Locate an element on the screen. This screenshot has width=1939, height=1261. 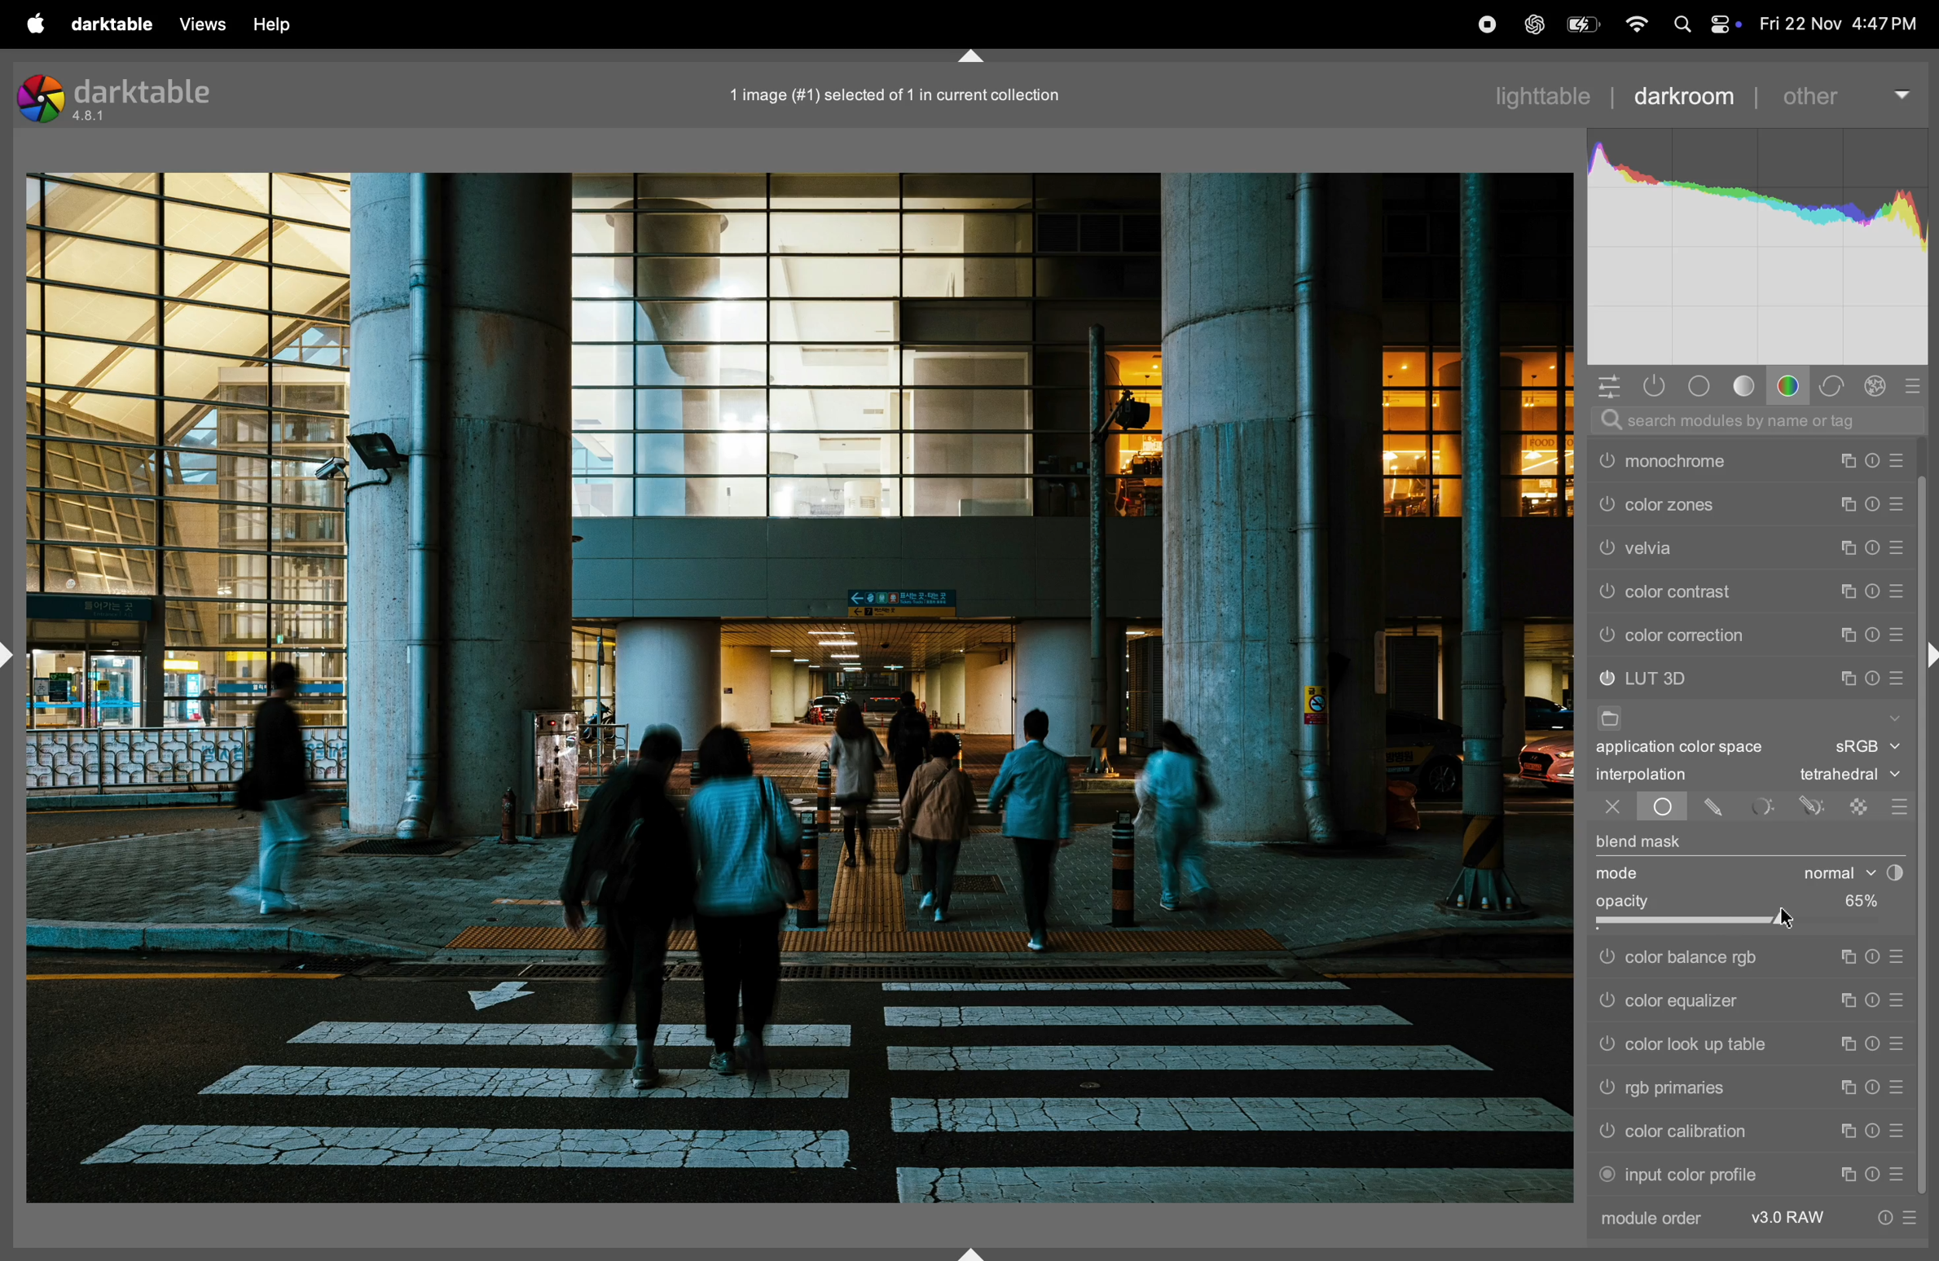
color is located at coordinates (1791, 385).